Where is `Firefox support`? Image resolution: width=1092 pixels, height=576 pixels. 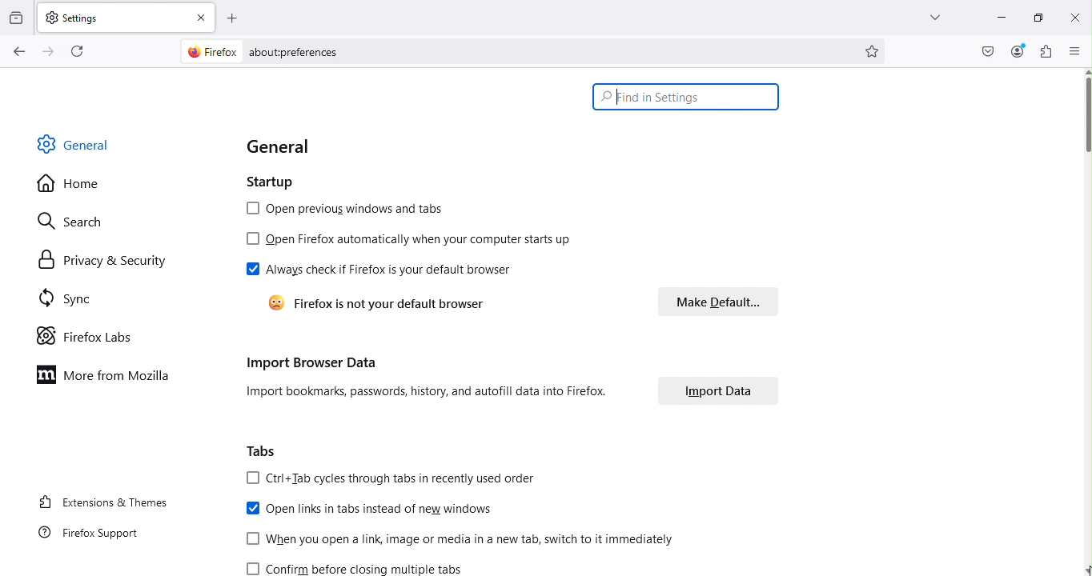 Firefox support is located at coordinates (90, 536).